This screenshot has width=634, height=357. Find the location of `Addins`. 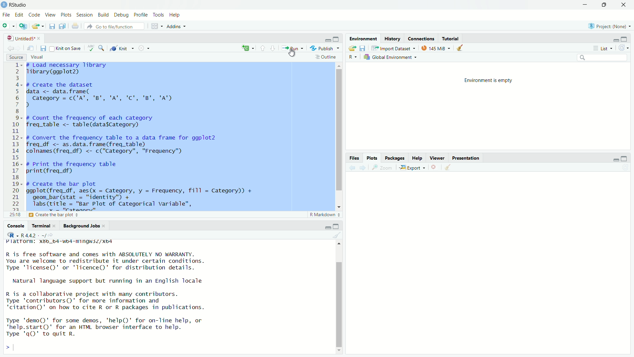

Addins is located at coordinates (177, 27).